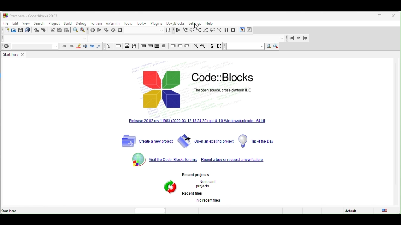 The height and width of the screenshot is (225, 401). Describe the element at coordinates (245, 47) in the screenshot. I see `text to search` at that location.